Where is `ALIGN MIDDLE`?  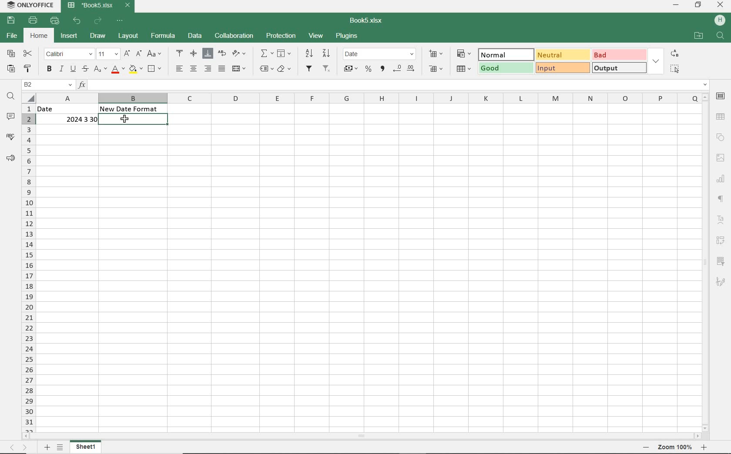 ALIGN MIDDLE is located at coordinates (194, 54).